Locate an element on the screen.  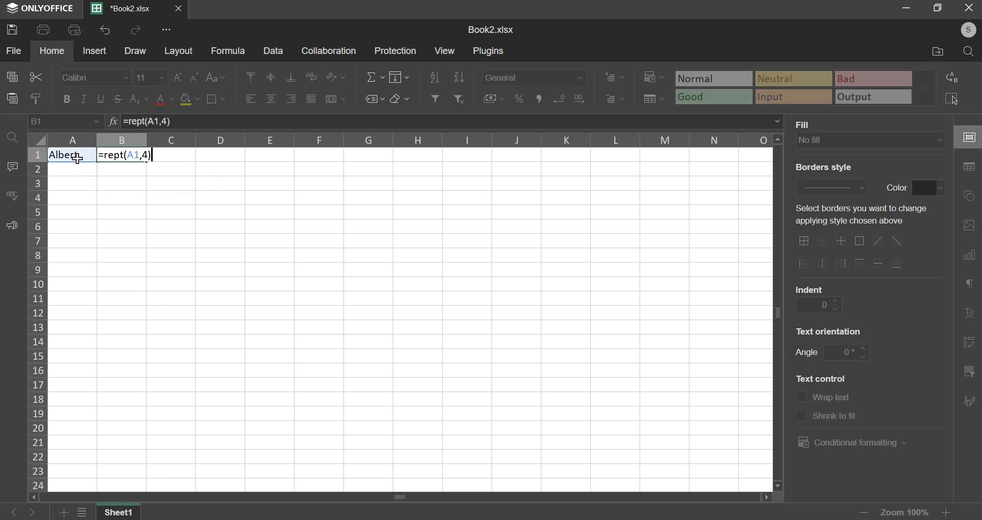
text is located at coordinates (811, 288).